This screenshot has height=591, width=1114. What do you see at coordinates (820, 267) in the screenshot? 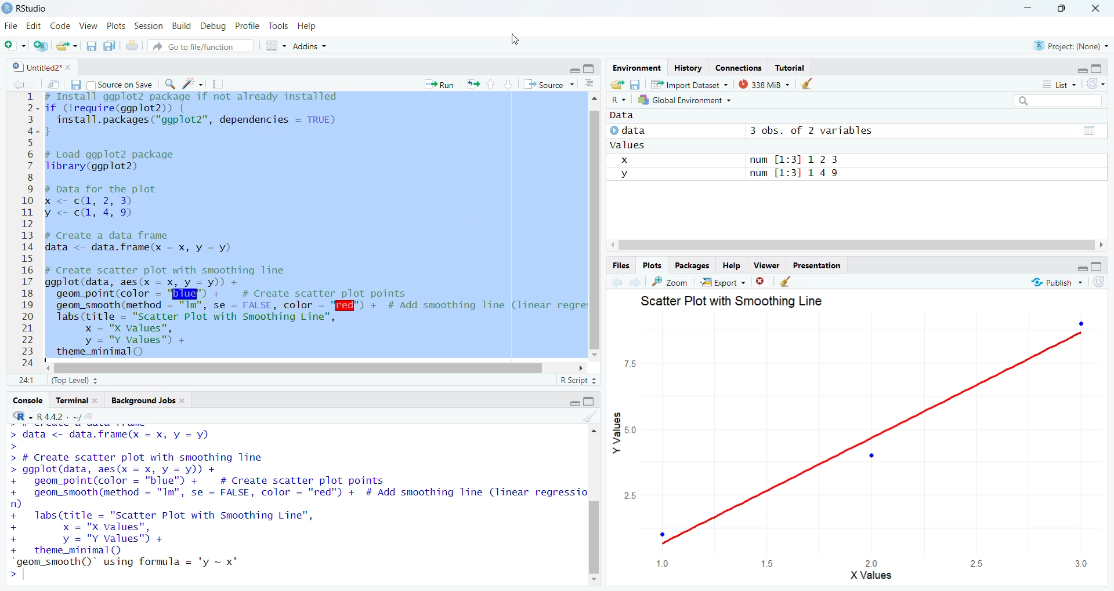
I see `Presentation` at bounding box center [820, 267].